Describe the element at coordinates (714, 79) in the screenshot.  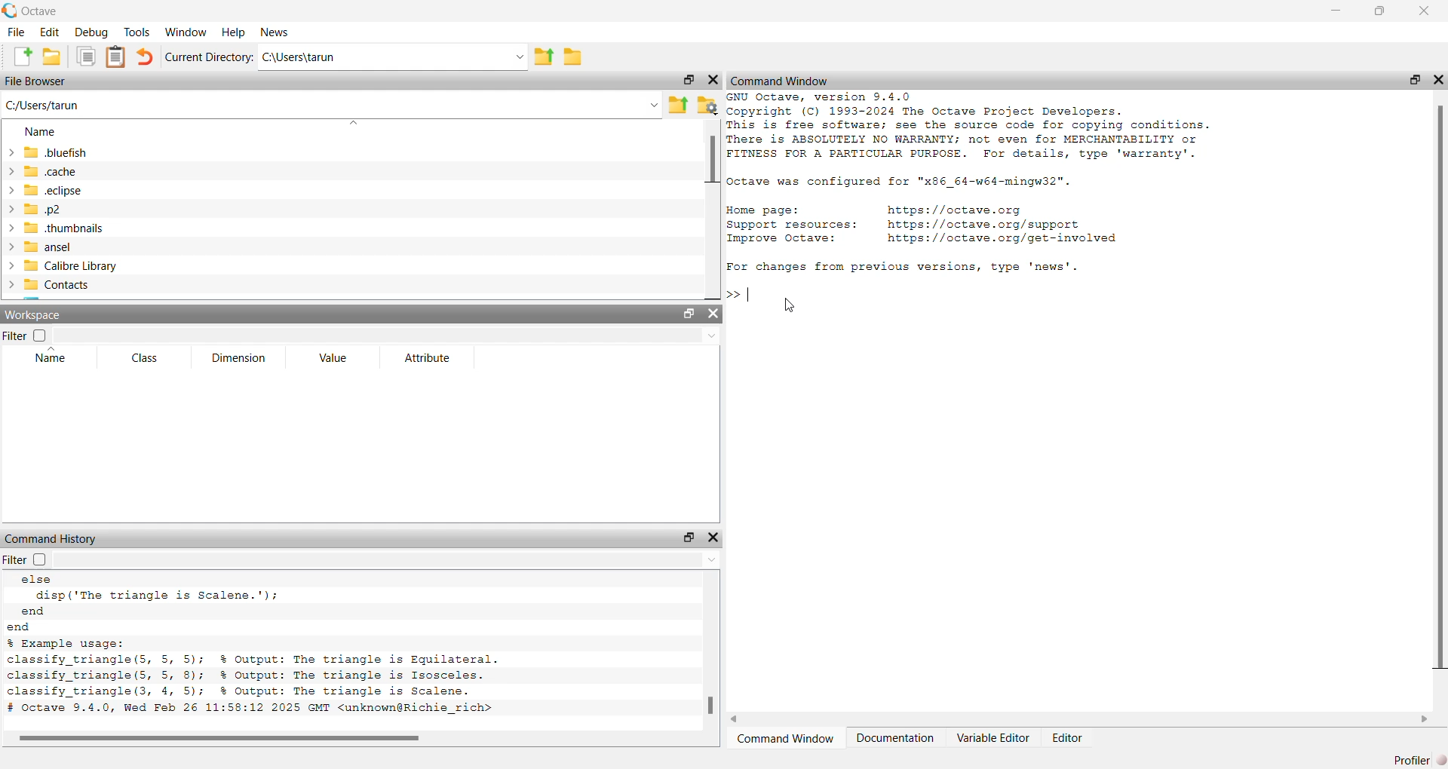
I see `hide widget` at that location.